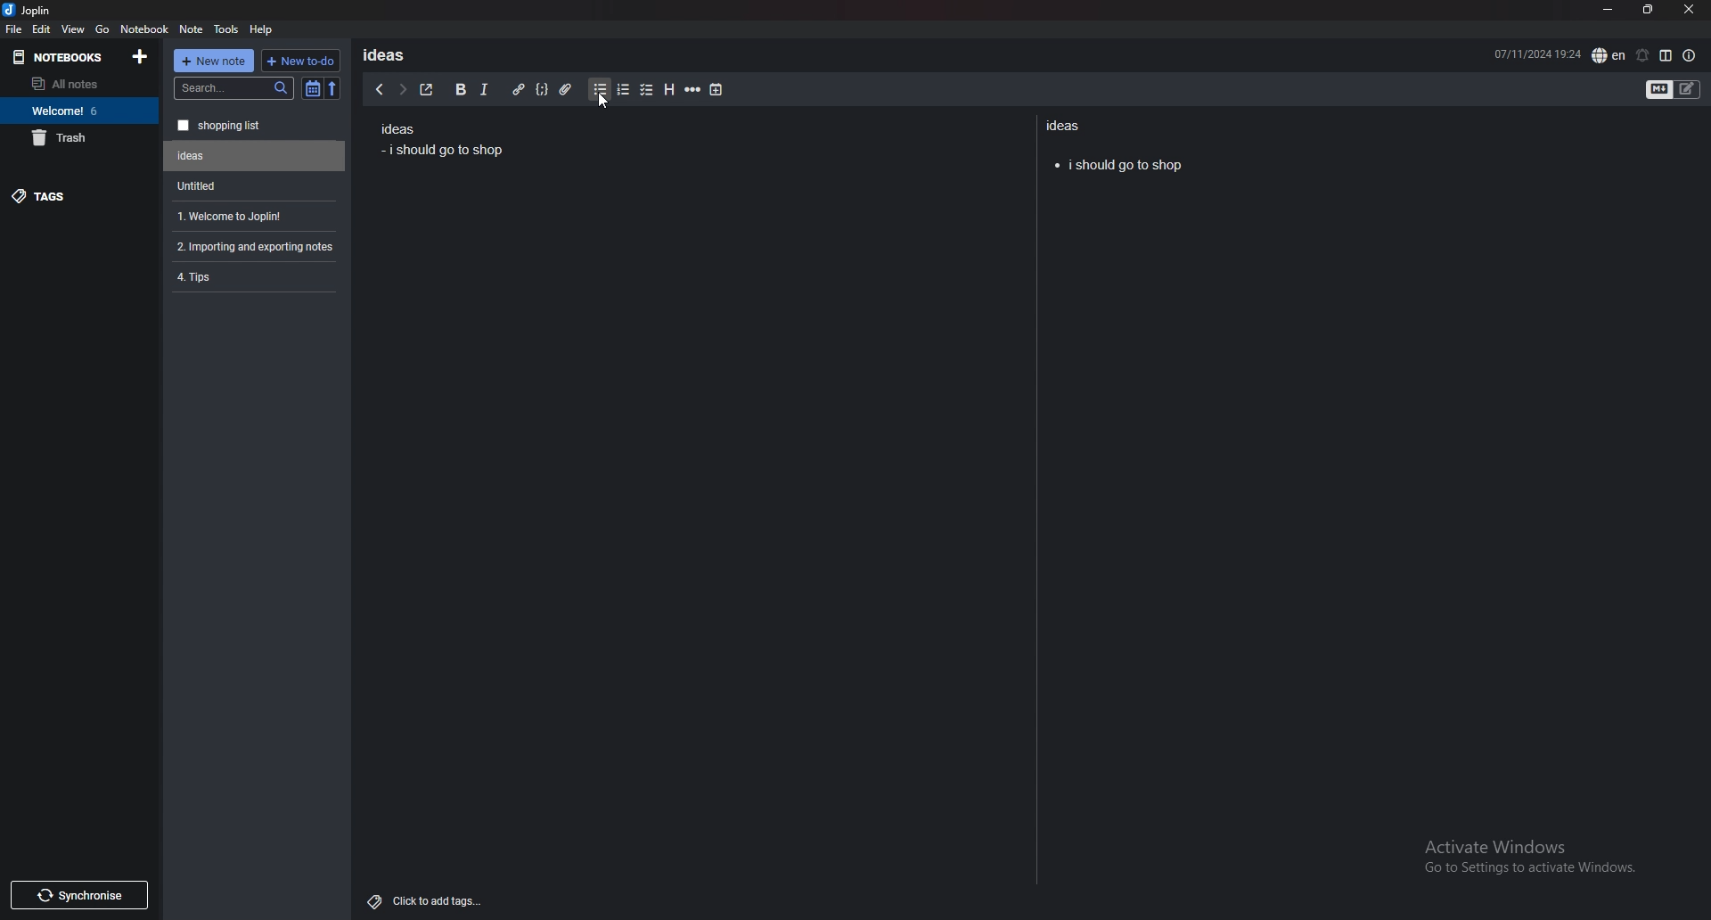 The image size is (1711, 920). I want to click on Synchronise, so click(78, 895).